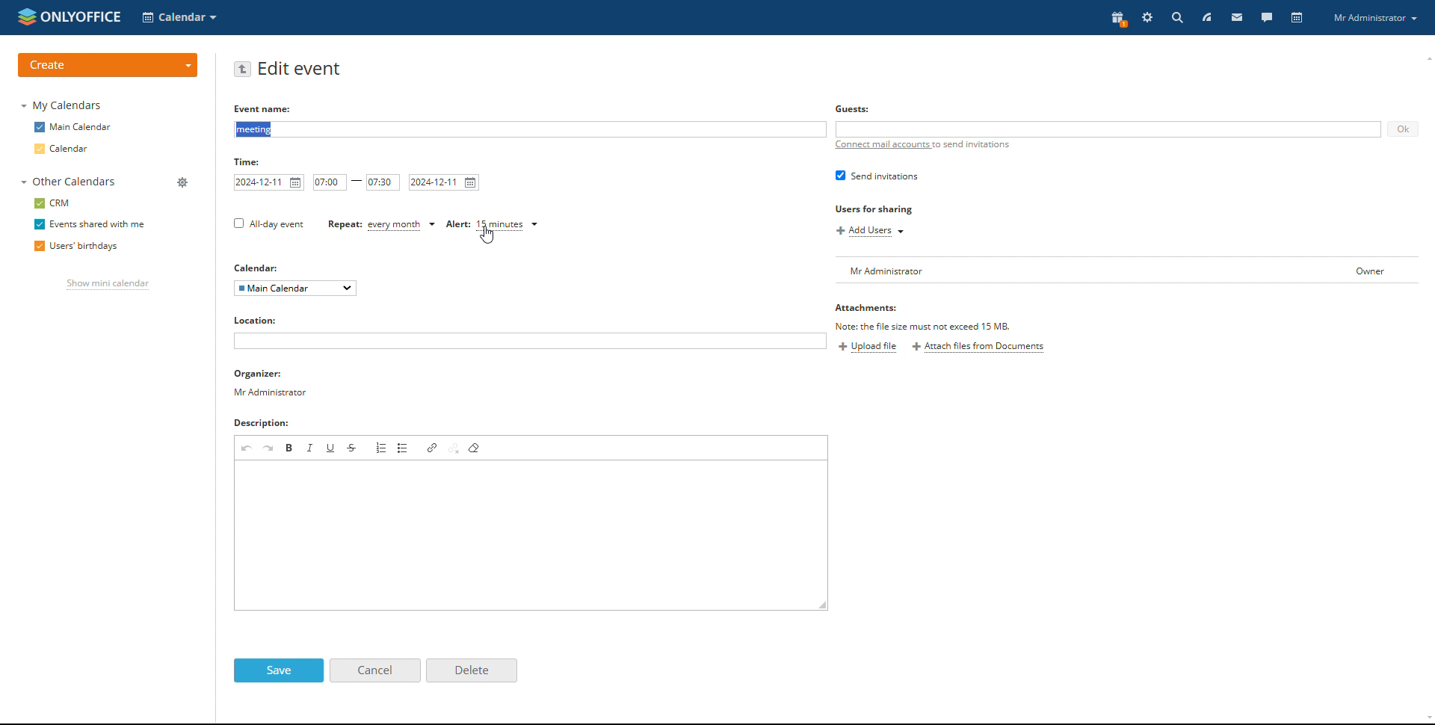 This screenshot has height=725, width=1435. What do you see at coordinates (869, 348) in the screenshot?
I see `upload file` at bounding box center [869, 348].